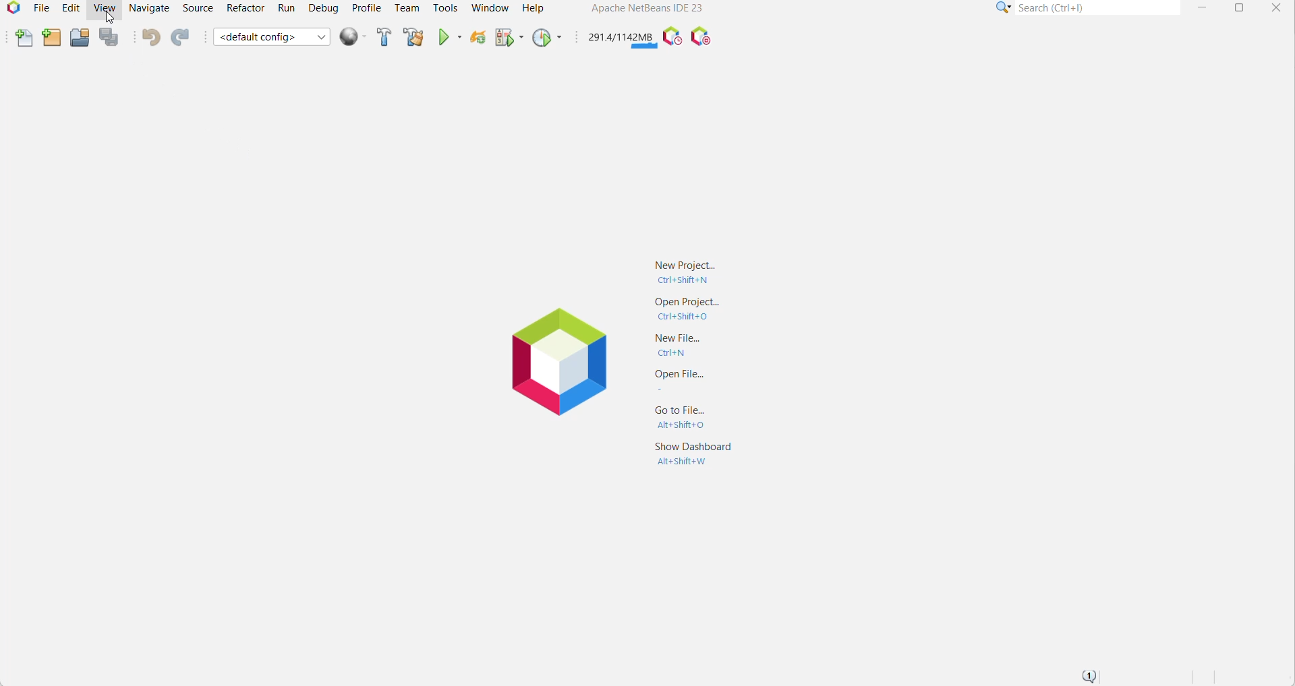 This screenshot has width=1295, height=686. I want to click on Reload, so click(476, 39).